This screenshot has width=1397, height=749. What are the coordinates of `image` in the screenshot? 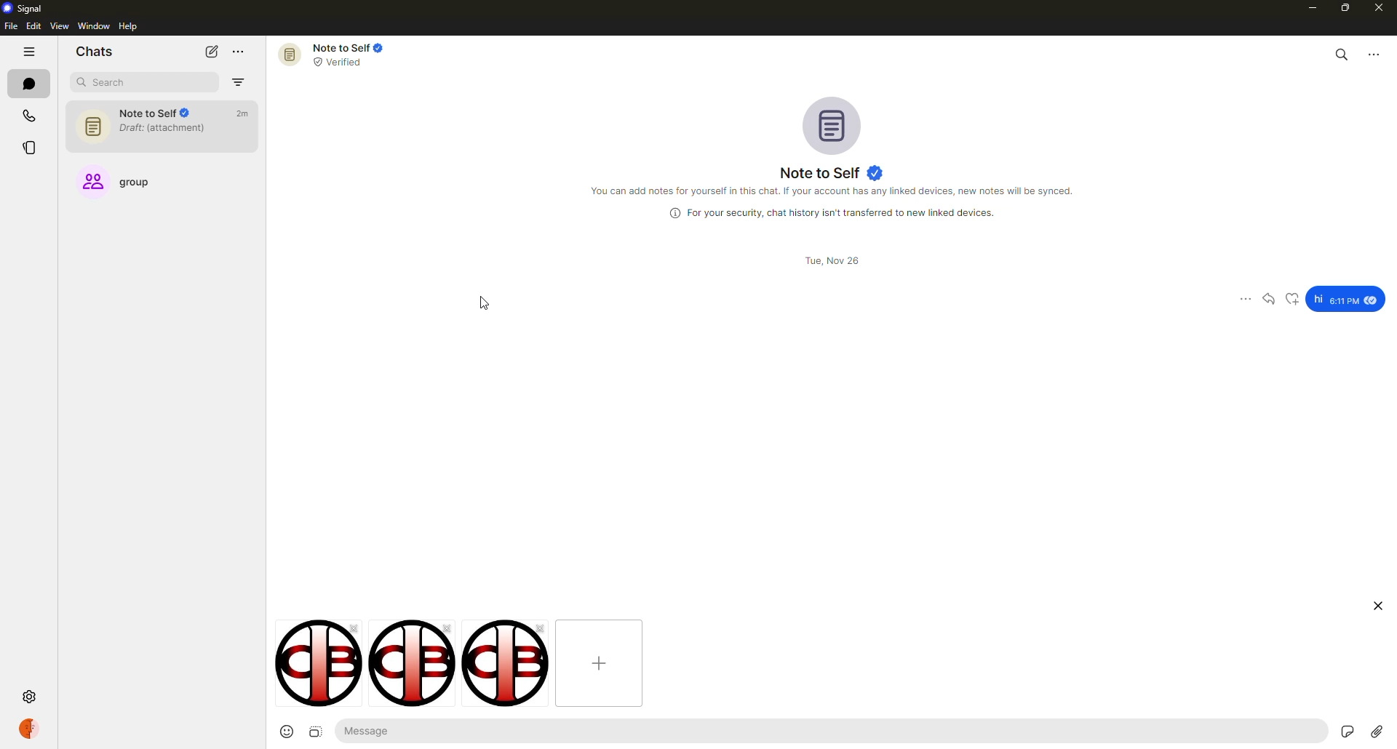 It's located at (498, 664).